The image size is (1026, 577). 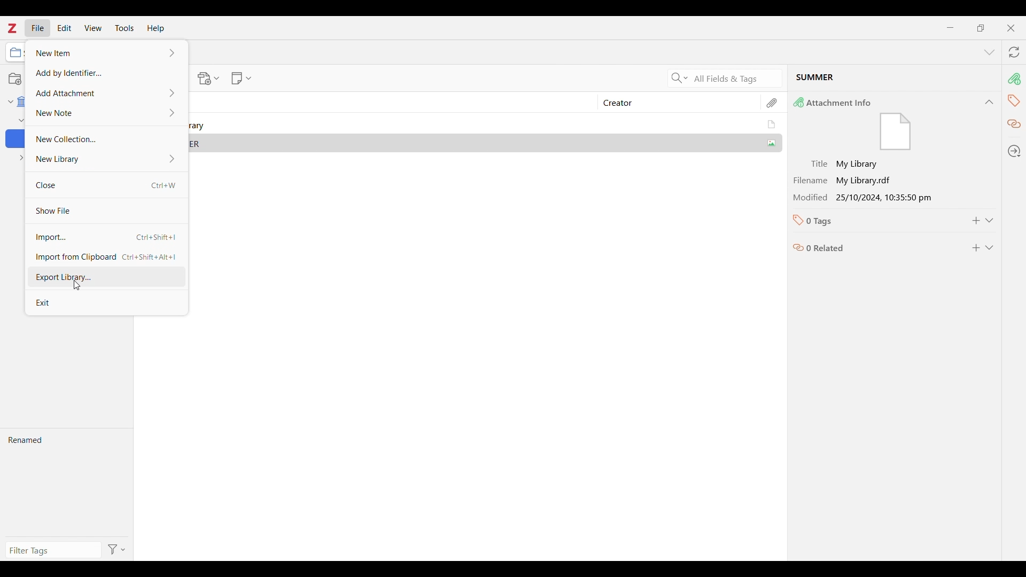 I want to click on Modification 25/10/2024 10:35:50 pm, so click(x=875, y=197).